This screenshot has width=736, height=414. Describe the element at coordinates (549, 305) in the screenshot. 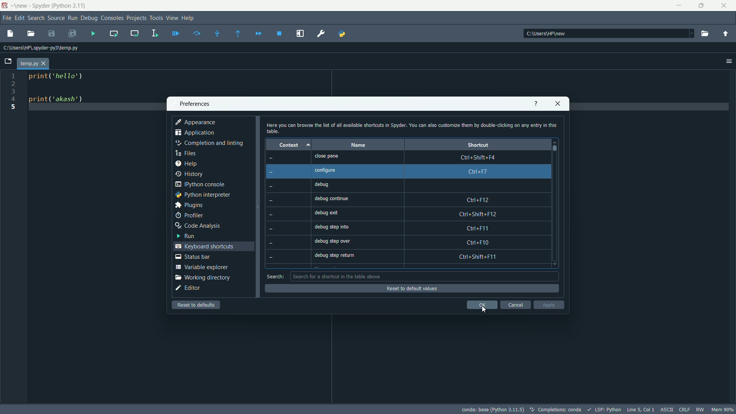

I see `apply` at that location.